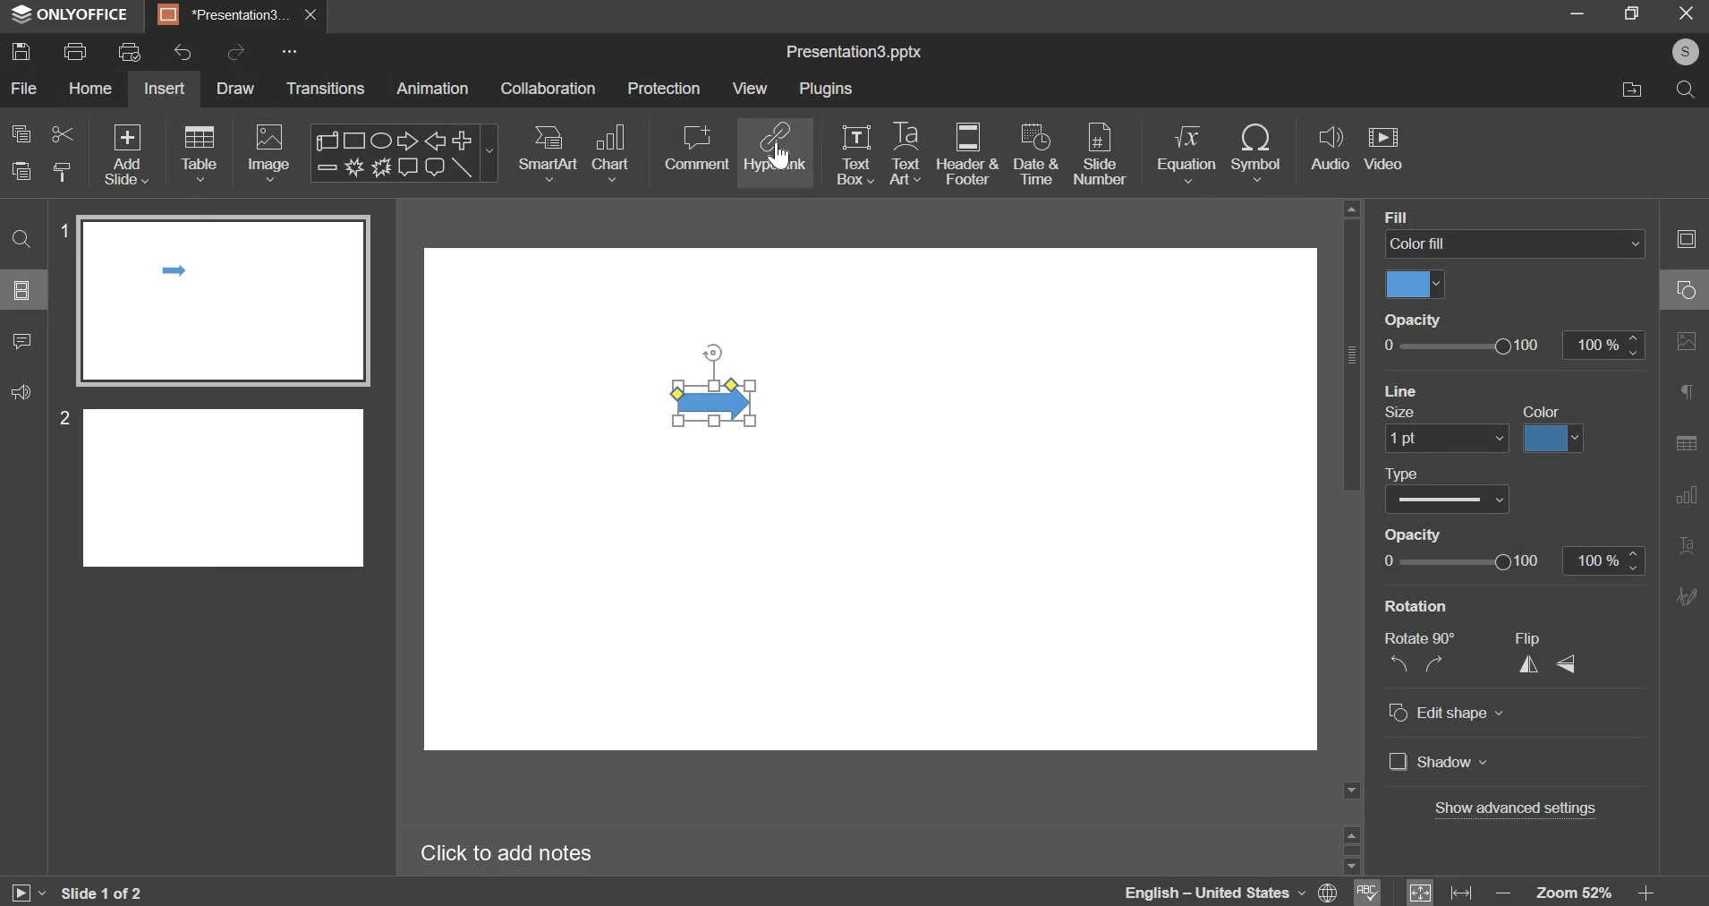  What do you see at coordinates (663, 88) in the screenshot?
I see `protection` at bounding box center [663, 88].